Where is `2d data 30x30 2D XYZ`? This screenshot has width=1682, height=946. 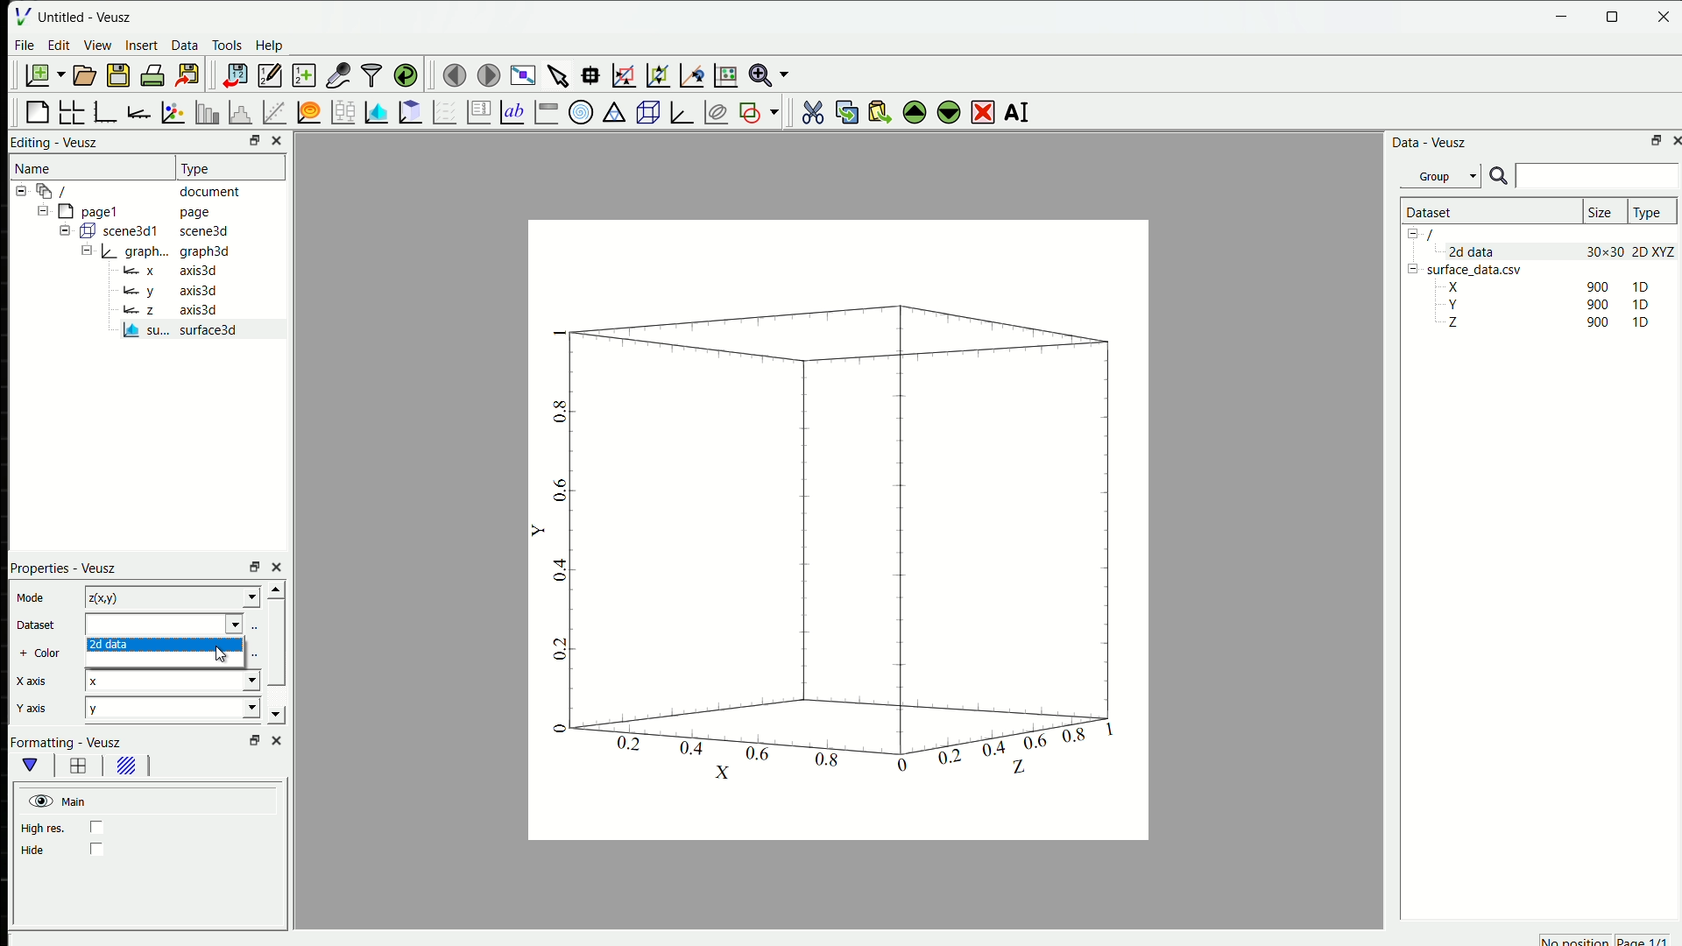
2d data 30x30 2D XYZ is located at coordinates (1563, 251).